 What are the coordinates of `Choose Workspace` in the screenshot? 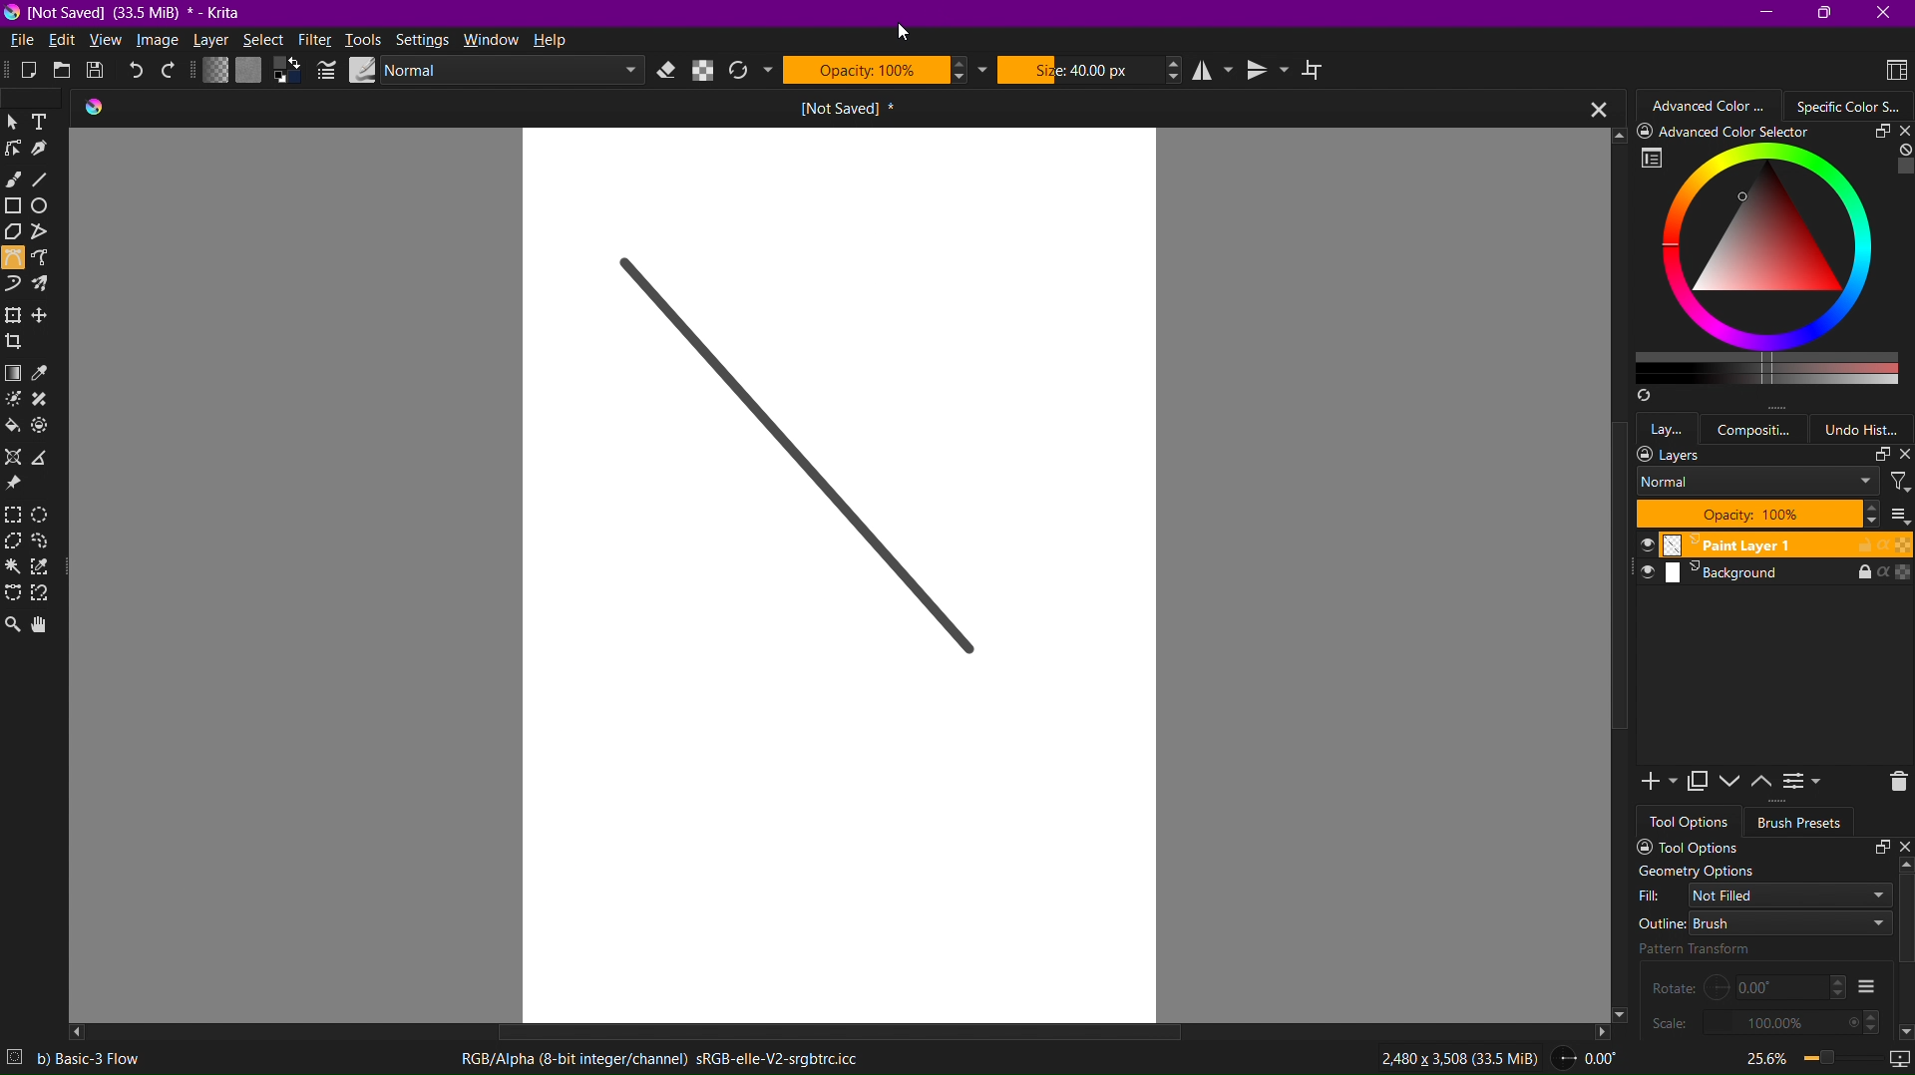 It's located at (1889, 69).